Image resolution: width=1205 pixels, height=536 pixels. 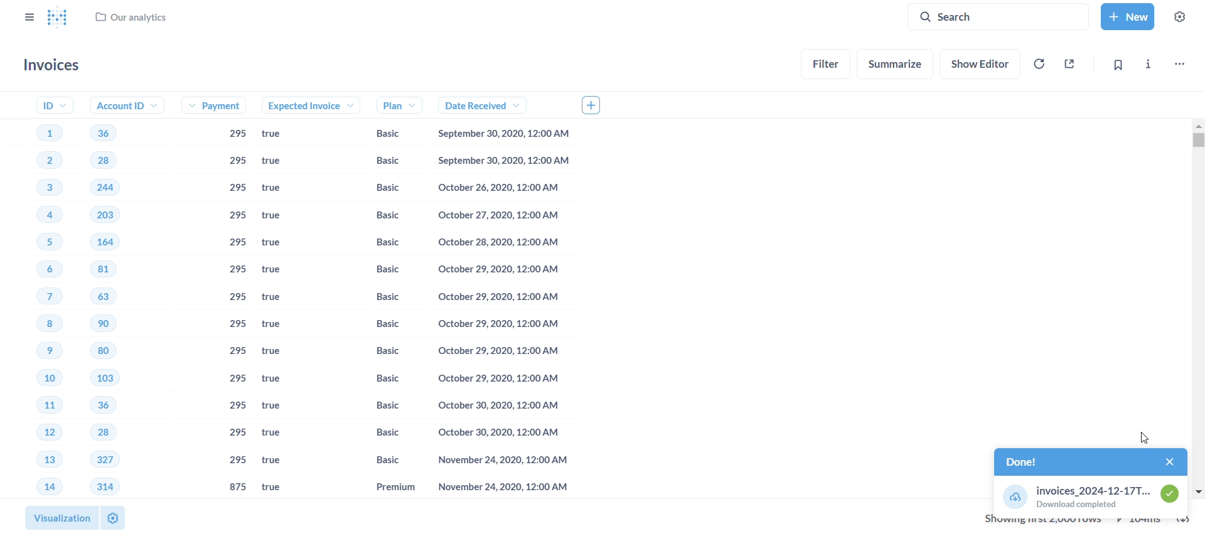 What do you see at coordinates (496, 326) in the screenshot?
I see `October 29,2020, 12:00 AM` at bounding box center [496, 326].